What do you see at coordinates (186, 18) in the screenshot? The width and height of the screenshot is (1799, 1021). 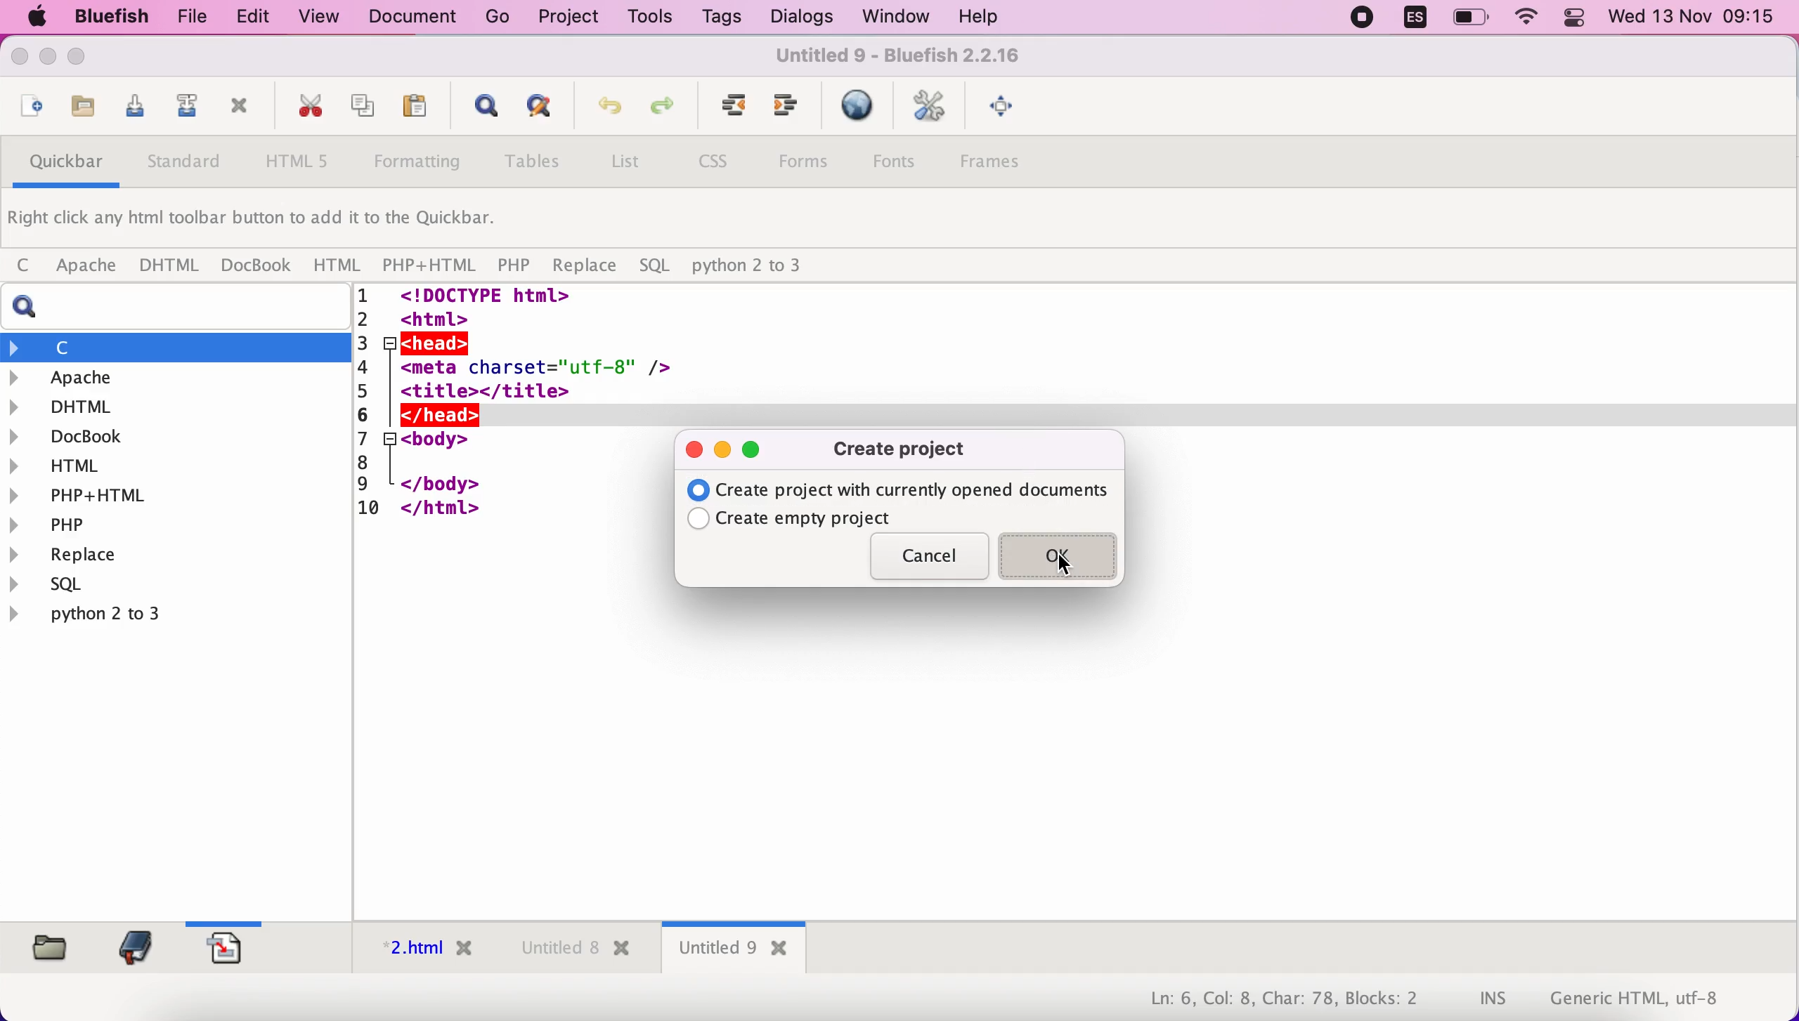 I see `file` at bounding box center [186, 18].